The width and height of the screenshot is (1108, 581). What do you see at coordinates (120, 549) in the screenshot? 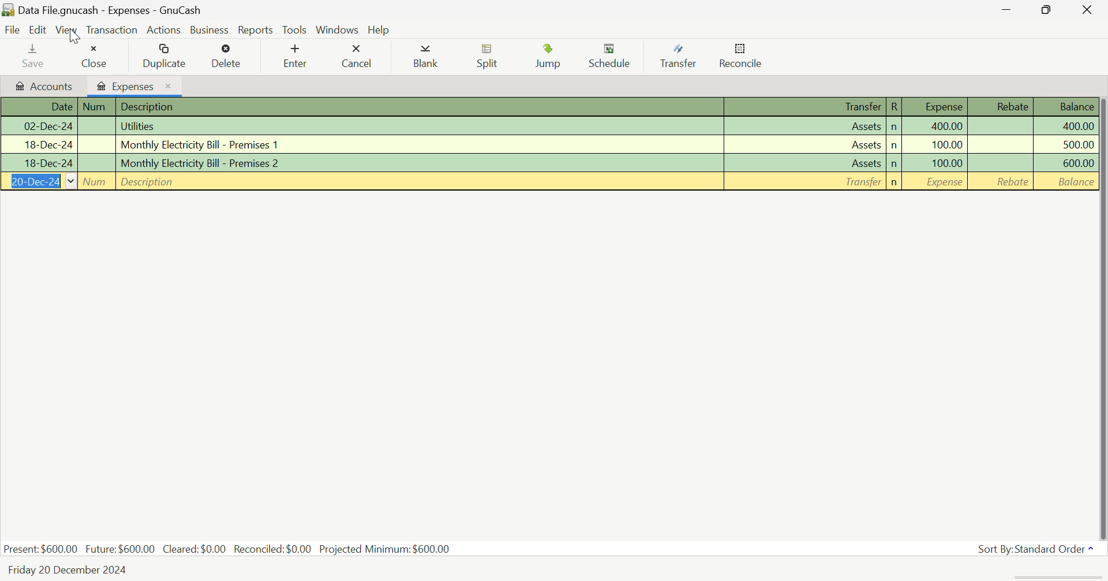
I see `Future` at bounding box center [120, 549].